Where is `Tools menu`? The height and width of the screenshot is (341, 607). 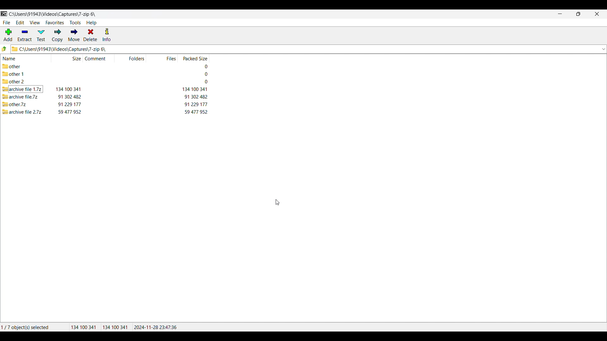 Tools menu is located at coordinates (75, 23).